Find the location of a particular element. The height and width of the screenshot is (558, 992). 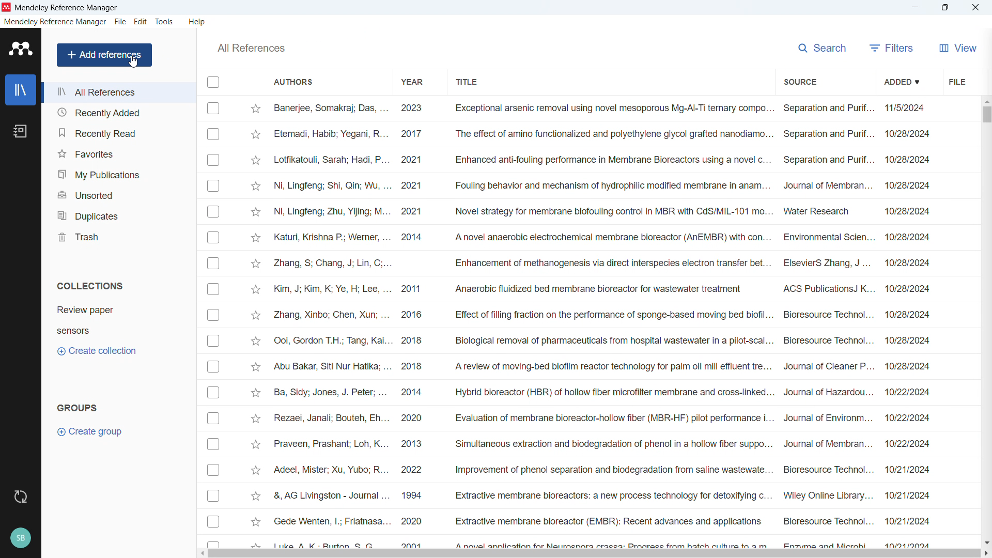

File  is located at coordinates (956, 81).